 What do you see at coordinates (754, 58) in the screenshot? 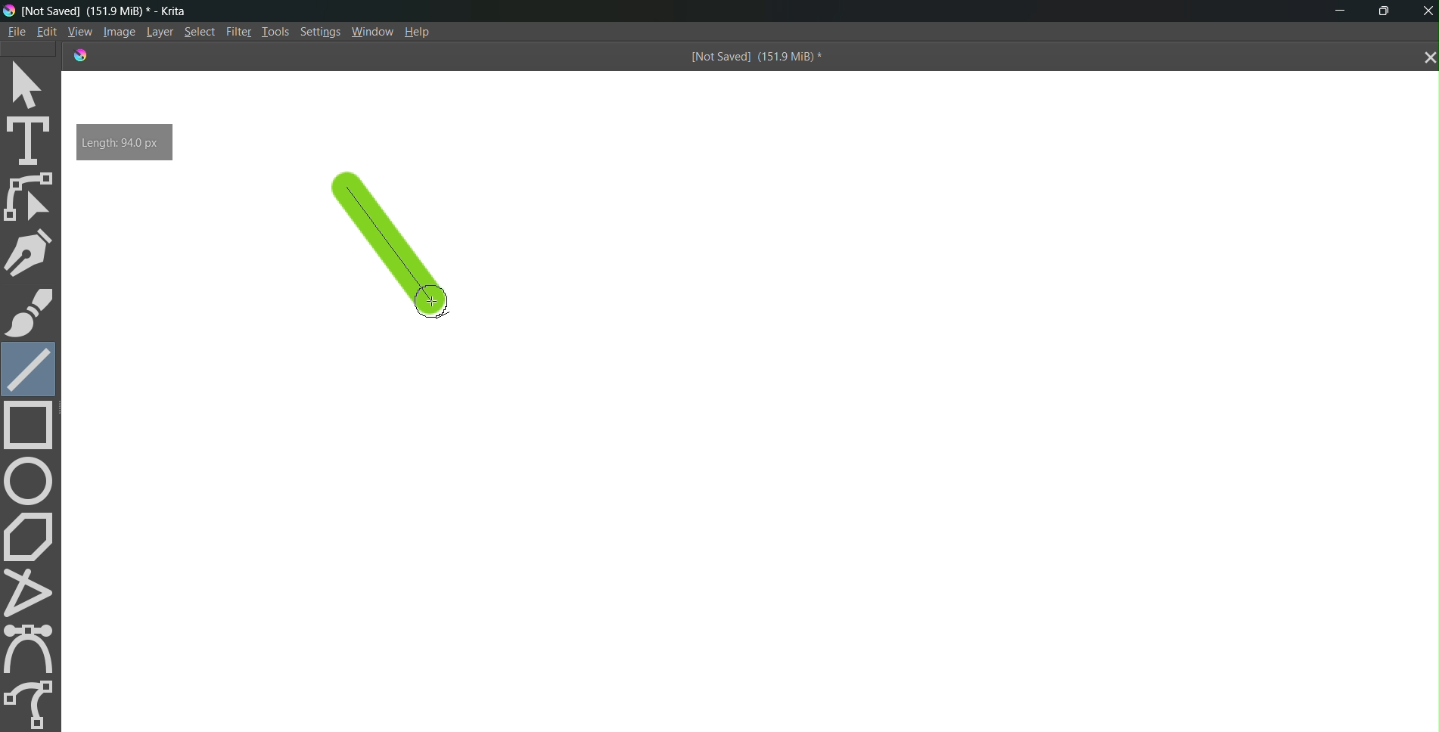
I see `[Not Saved] (151.9 MiB) *` at bounding box center [754, 58].